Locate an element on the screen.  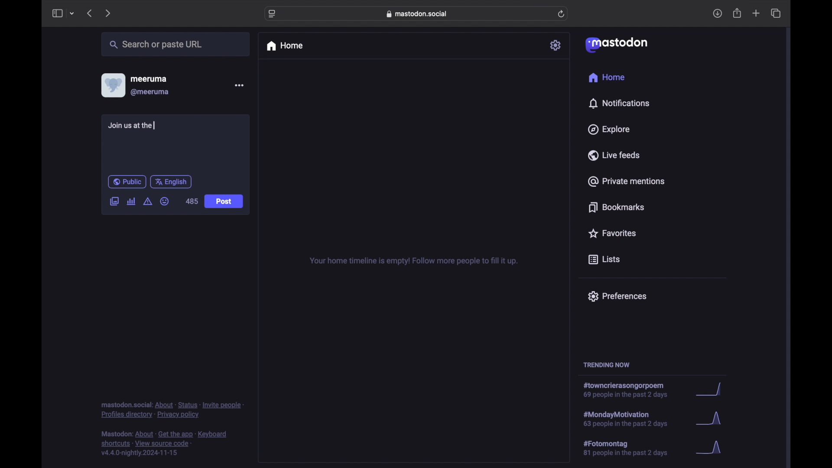
hashtag trend is located at coordinates (631, 418).